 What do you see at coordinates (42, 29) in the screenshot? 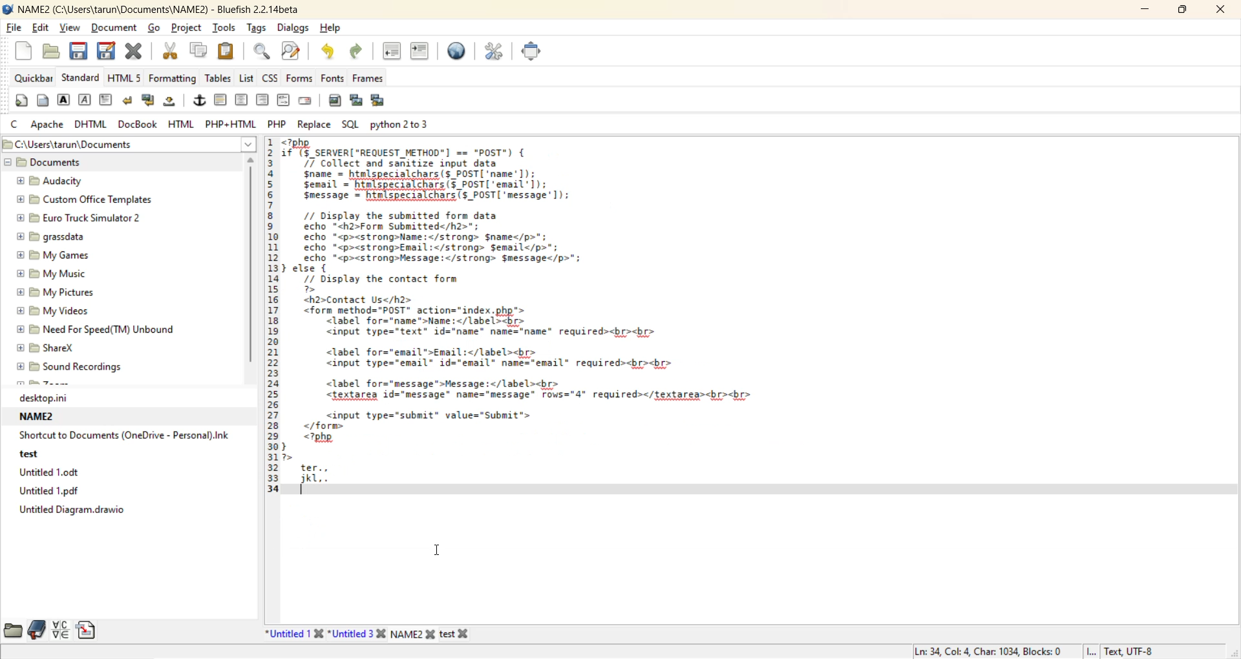
I see `edit` at bounding box center [42, 29].